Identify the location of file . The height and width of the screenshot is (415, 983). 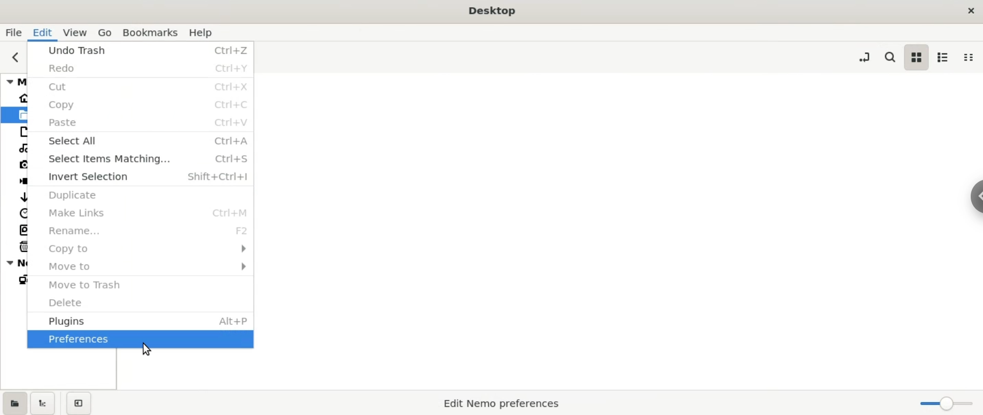
(14, 33).